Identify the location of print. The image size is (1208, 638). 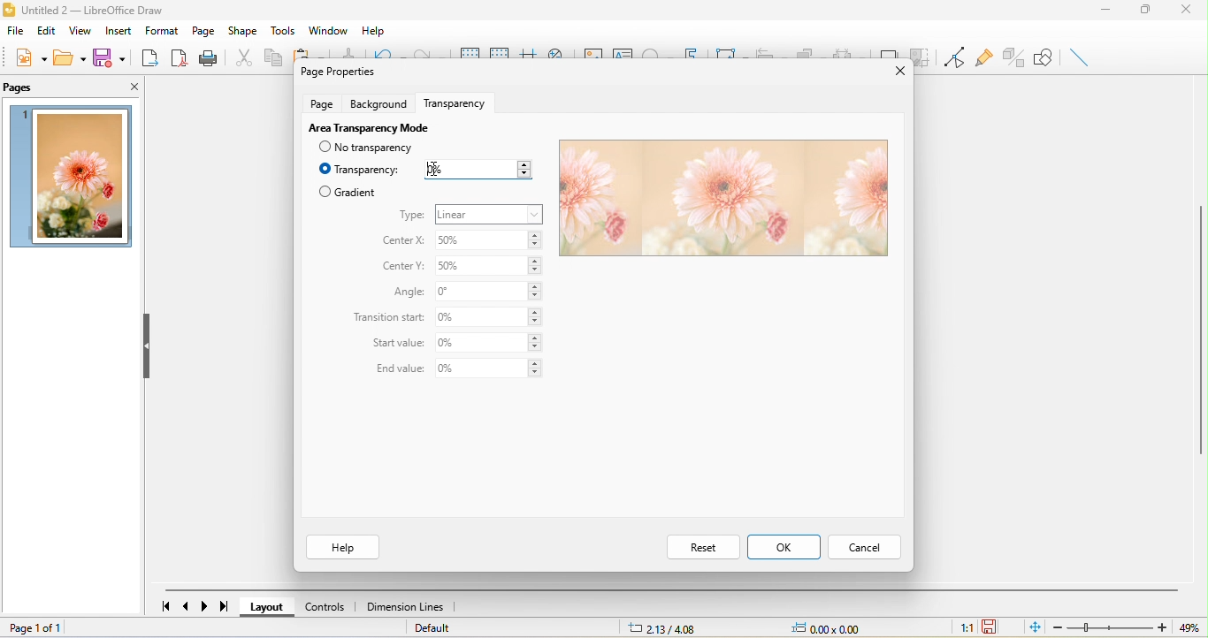
(208, 57).